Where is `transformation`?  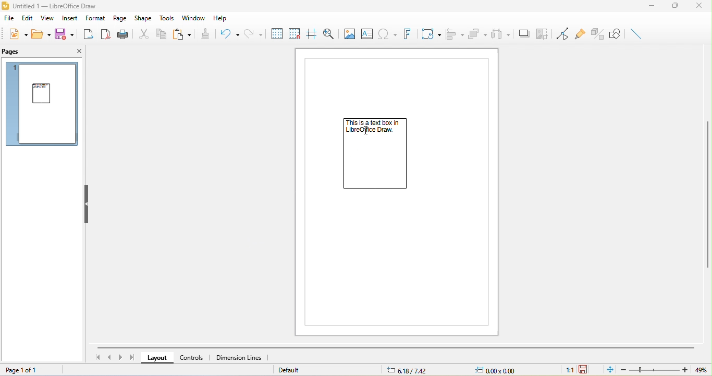
transformation is located at coordinates (428, 35).